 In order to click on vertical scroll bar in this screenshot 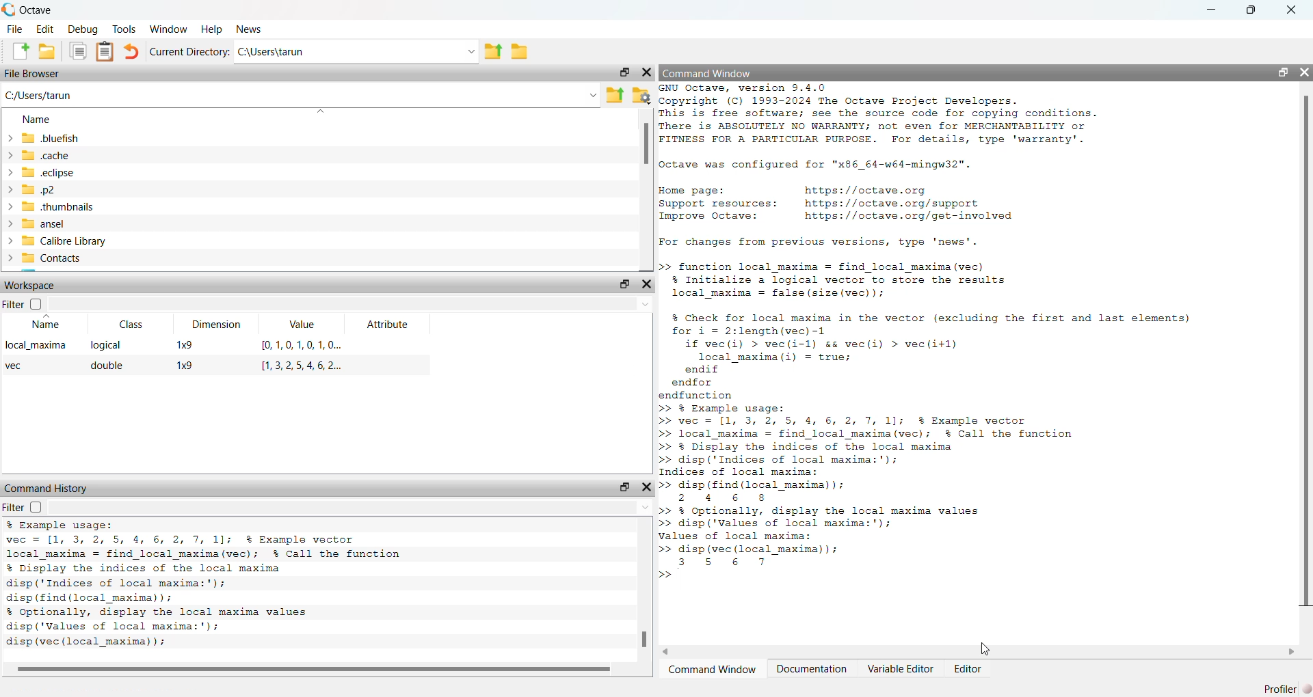, I will do `click(645, 590)`.